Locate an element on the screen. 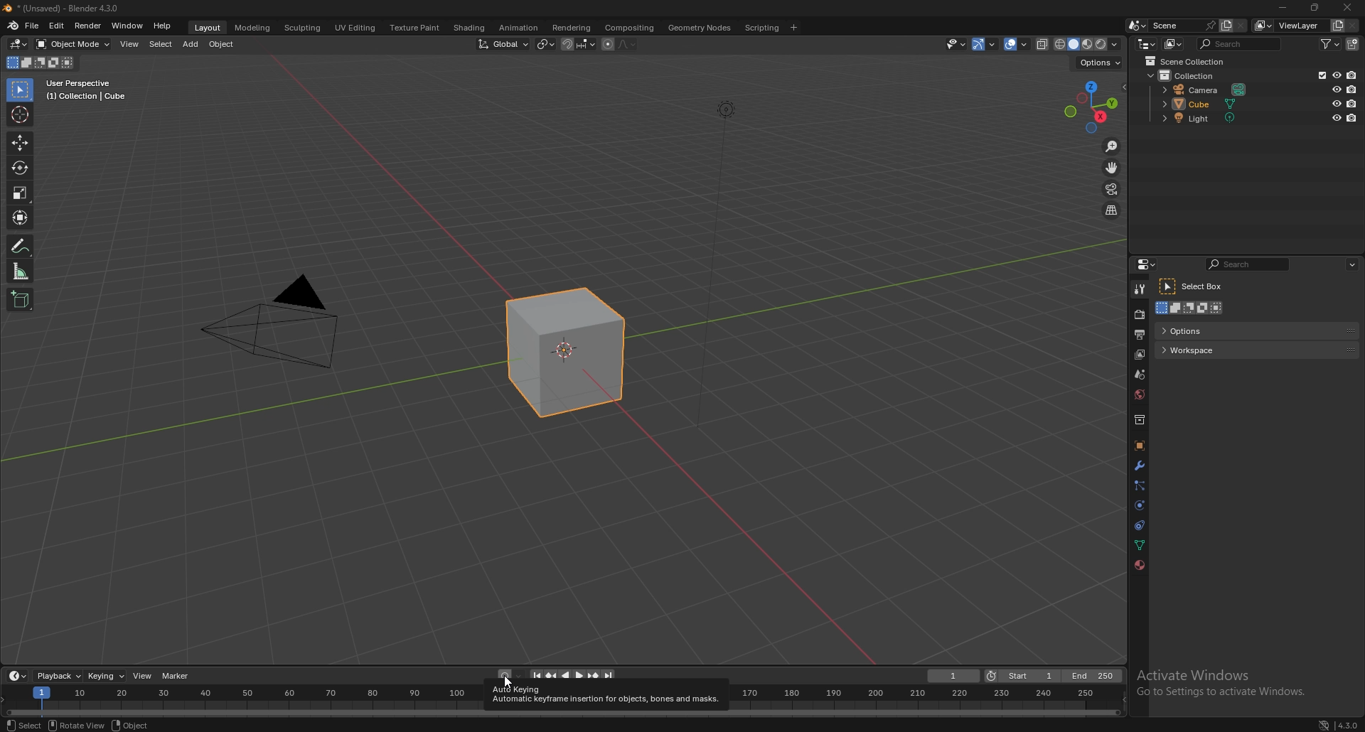 The image size is (1365, 732). data is located at coordinates (1141, 544).